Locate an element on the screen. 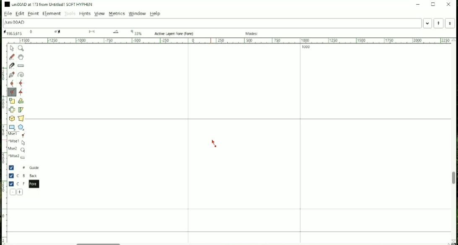 The width and height of the screenshot is (458, 245). Next Word is located at coordinates (451, 23).